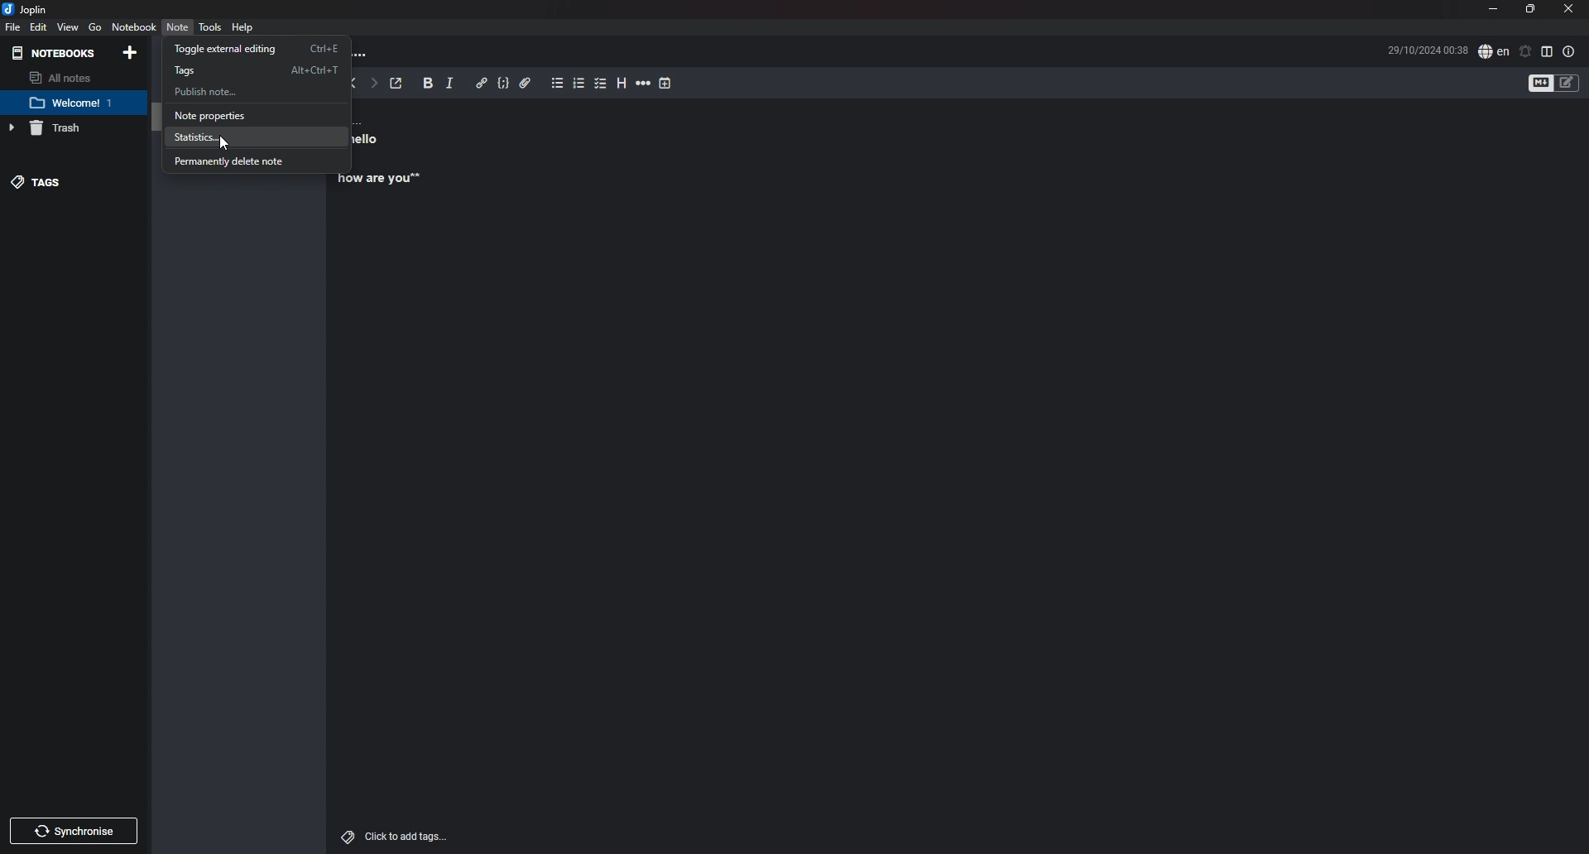 The image size is (1589, 854). What do you see at coordinates (240, 137) in the screenshot?
I see `Statistics` at bounding box center [240, 137].